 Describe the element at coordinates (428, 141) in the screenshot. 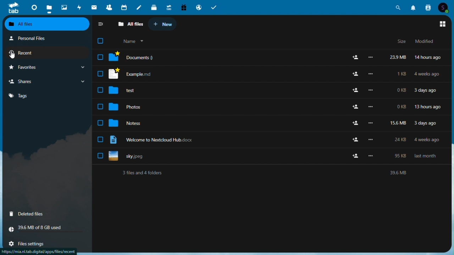

I see `4 weeks ago` at that location.